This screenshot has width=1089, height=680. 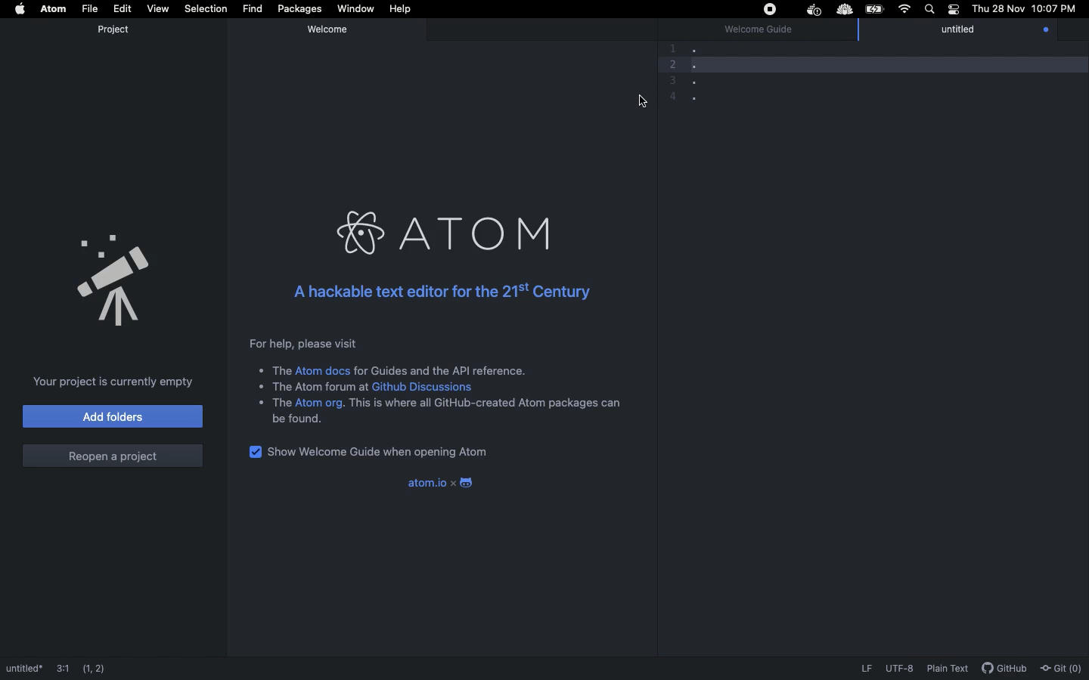 I want to click on announcement, so click(x=115, y=276).